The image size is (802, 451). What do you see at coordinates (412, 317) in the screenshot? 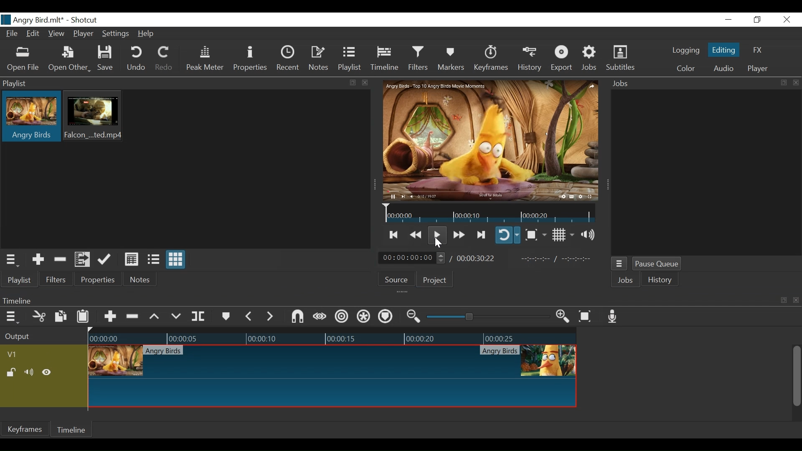
I see `Zoom timeline out` at bounding box center [412, 317].